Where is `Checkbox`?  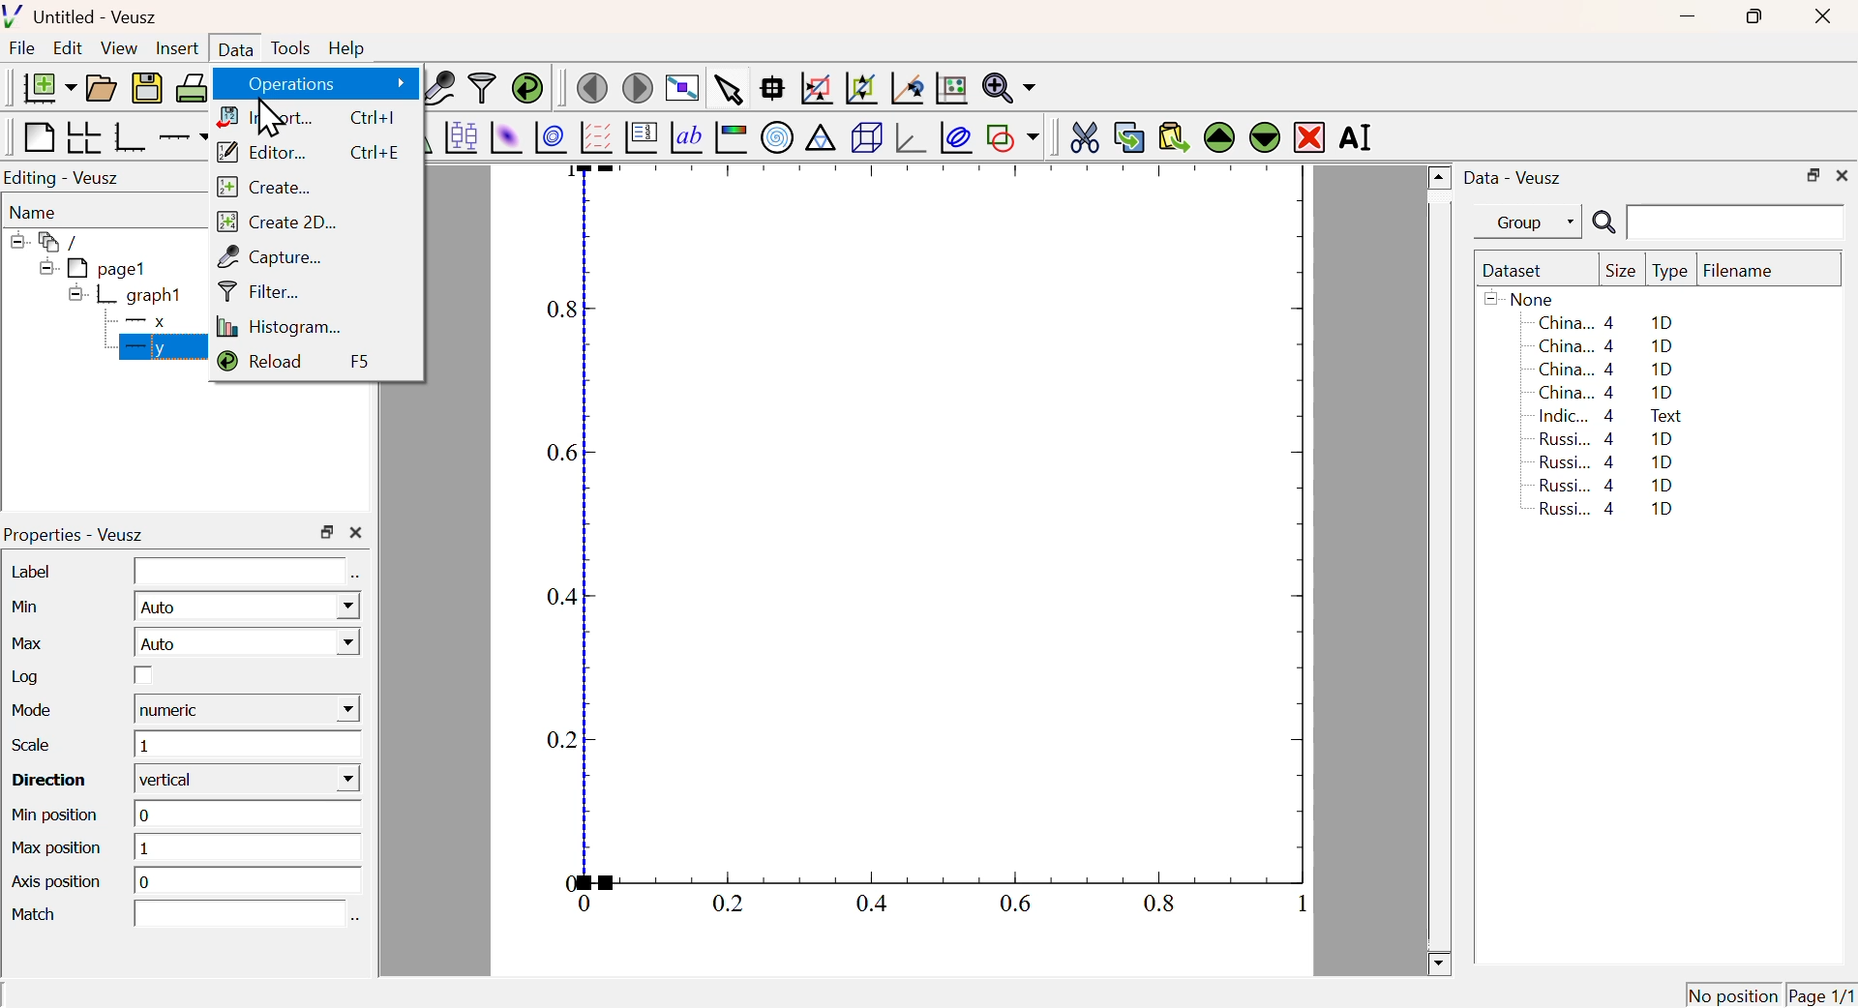 Checkbox is located at coordinates (143, 675).